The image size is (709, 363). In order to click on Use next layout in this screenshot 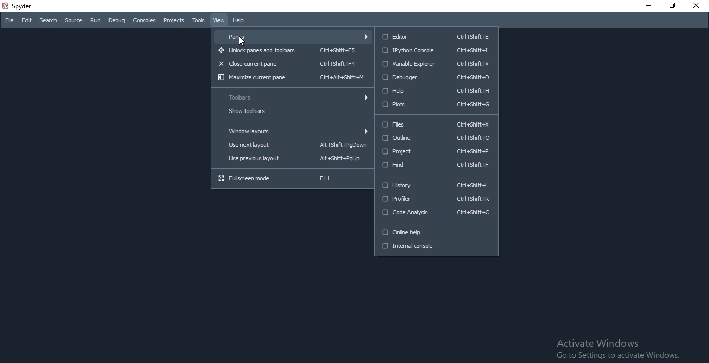, I will do `click(290, 145)`.